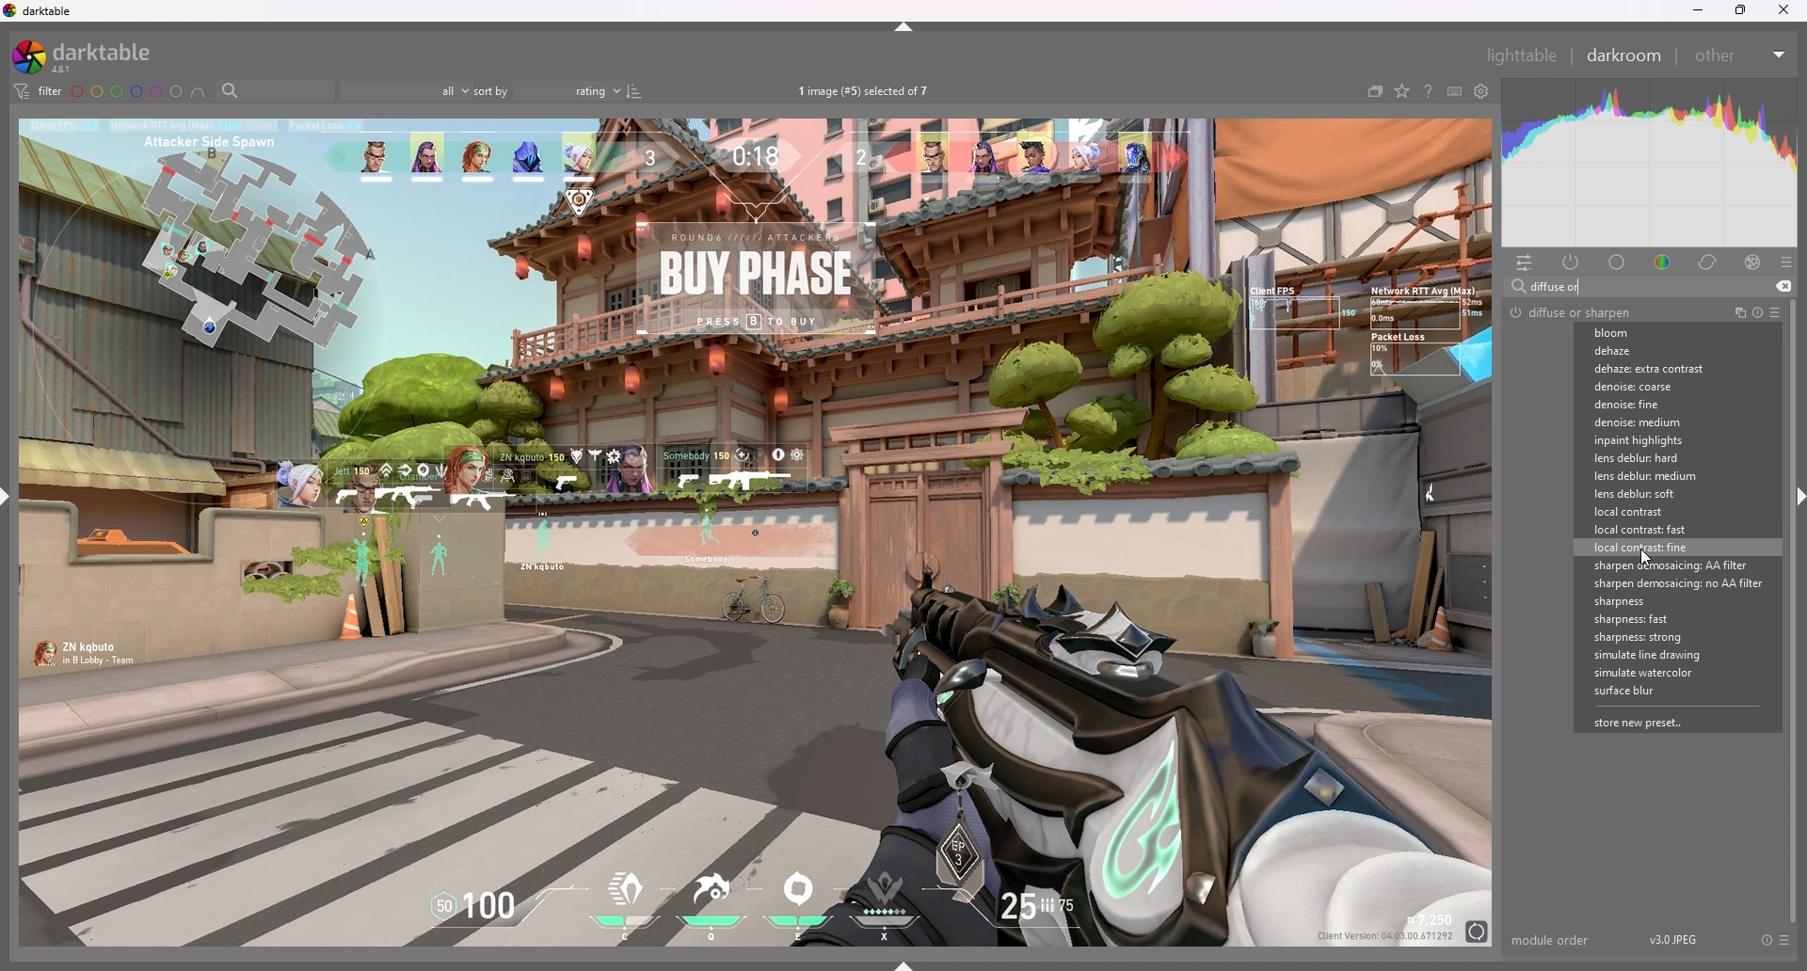 Image resolution: width=1807 pixels, height=971 pixels. What do you see at coordinates (1765, 940) in the screenshot?
I see `reset` at bounding box center [1765, 940].